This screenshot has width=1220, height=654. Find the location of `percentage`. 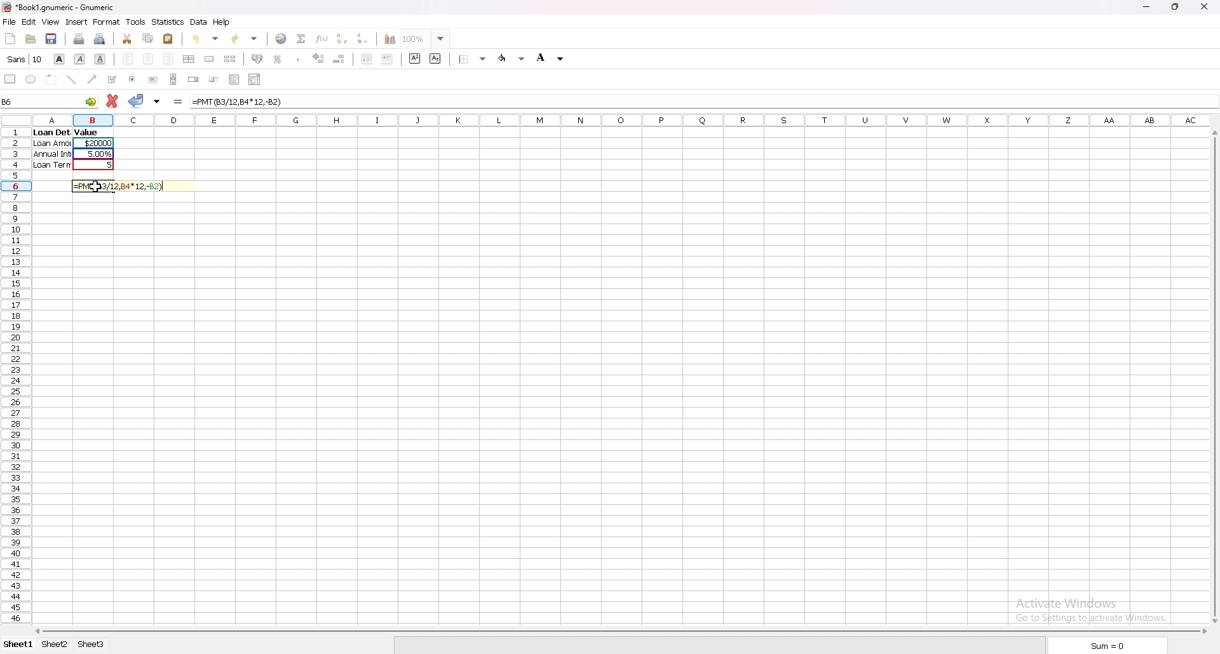

percentage is located at coordinates (277, 59).